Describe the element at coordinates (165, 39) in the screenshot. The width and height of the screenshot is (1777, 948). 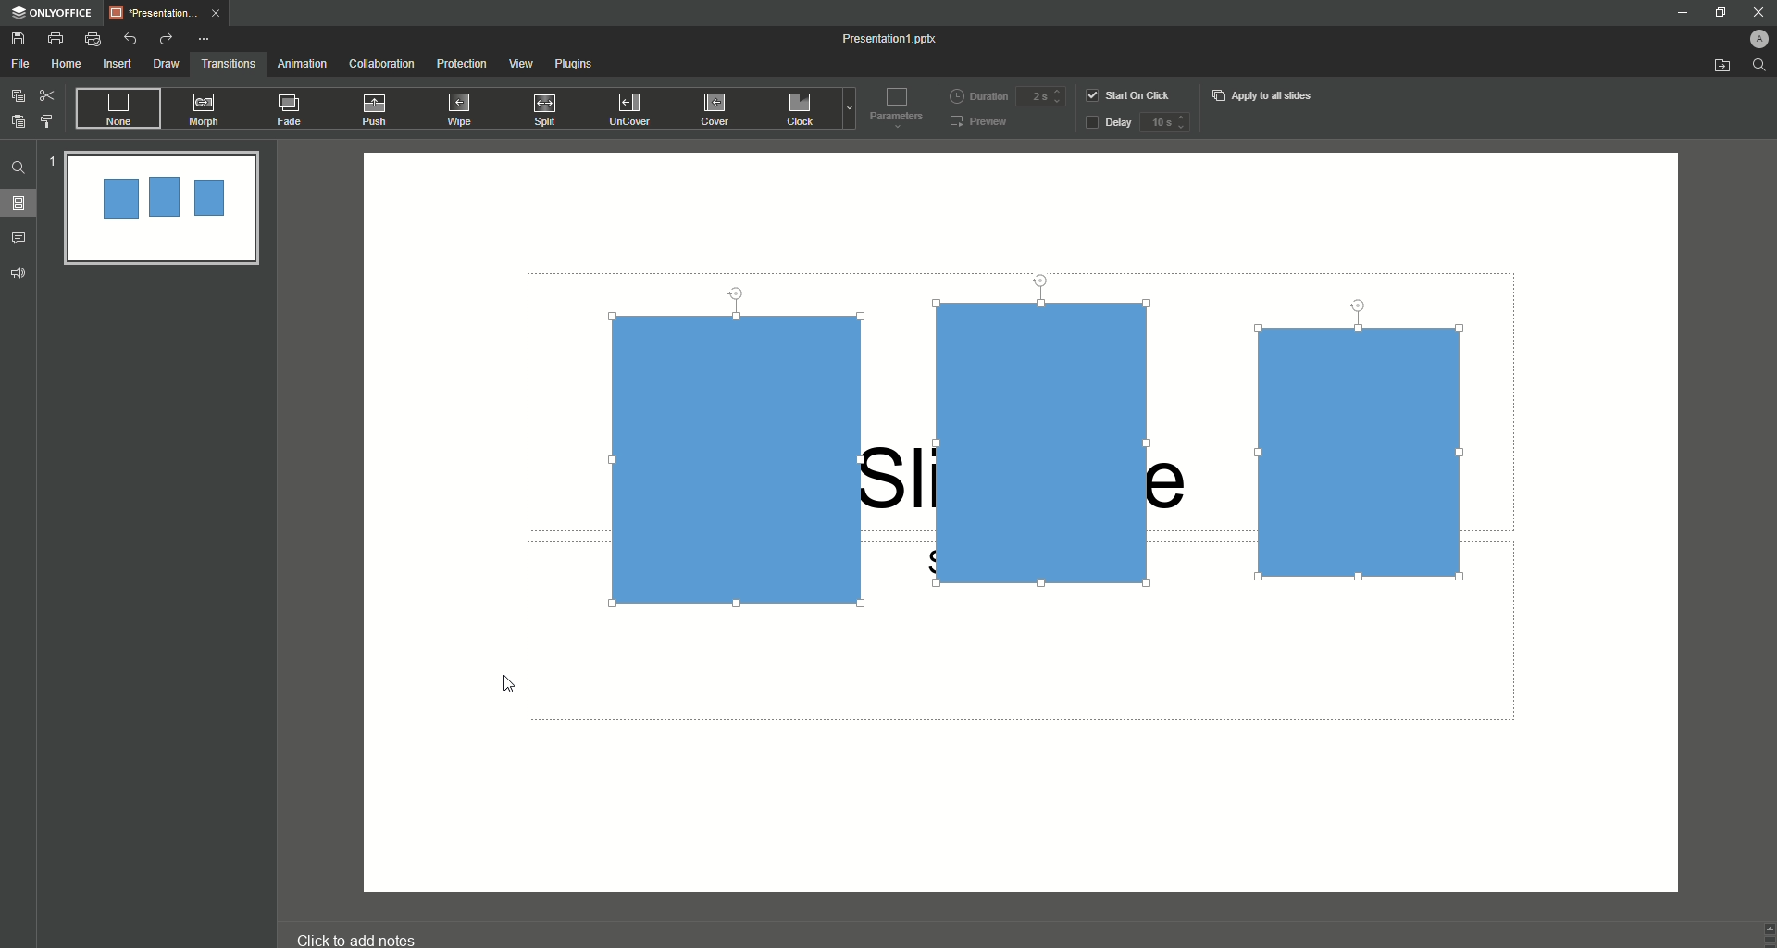
I see `Redo` at that location.